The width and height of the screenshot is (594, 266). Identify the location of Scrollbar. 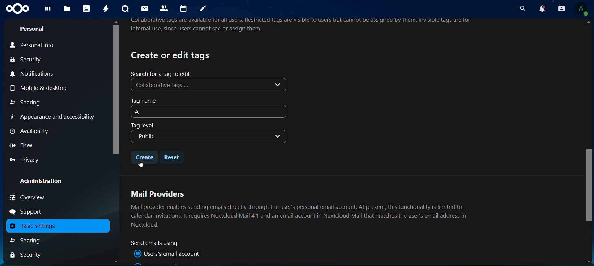
(587, 143).